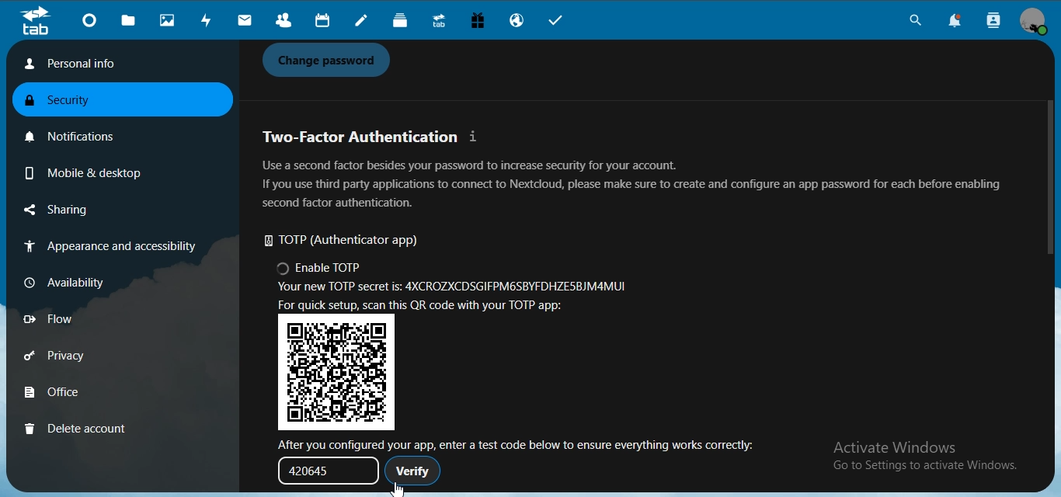 Image resolution: width=1061 pixels, height=497 pixels. What do you see at coordinates (76, 428) in the screenshot?
I see `delete account` at bounding box center [76, 428].